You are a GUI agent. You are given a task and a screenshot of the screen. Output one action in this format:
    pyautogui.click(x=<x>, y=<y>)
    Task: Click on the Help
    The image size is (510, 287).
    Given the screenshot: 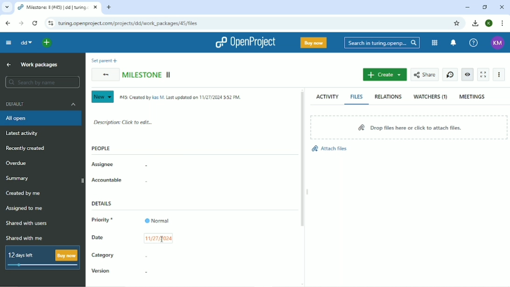 What is the action you would take?
    pyautogui.click(x=473, y=43)
    